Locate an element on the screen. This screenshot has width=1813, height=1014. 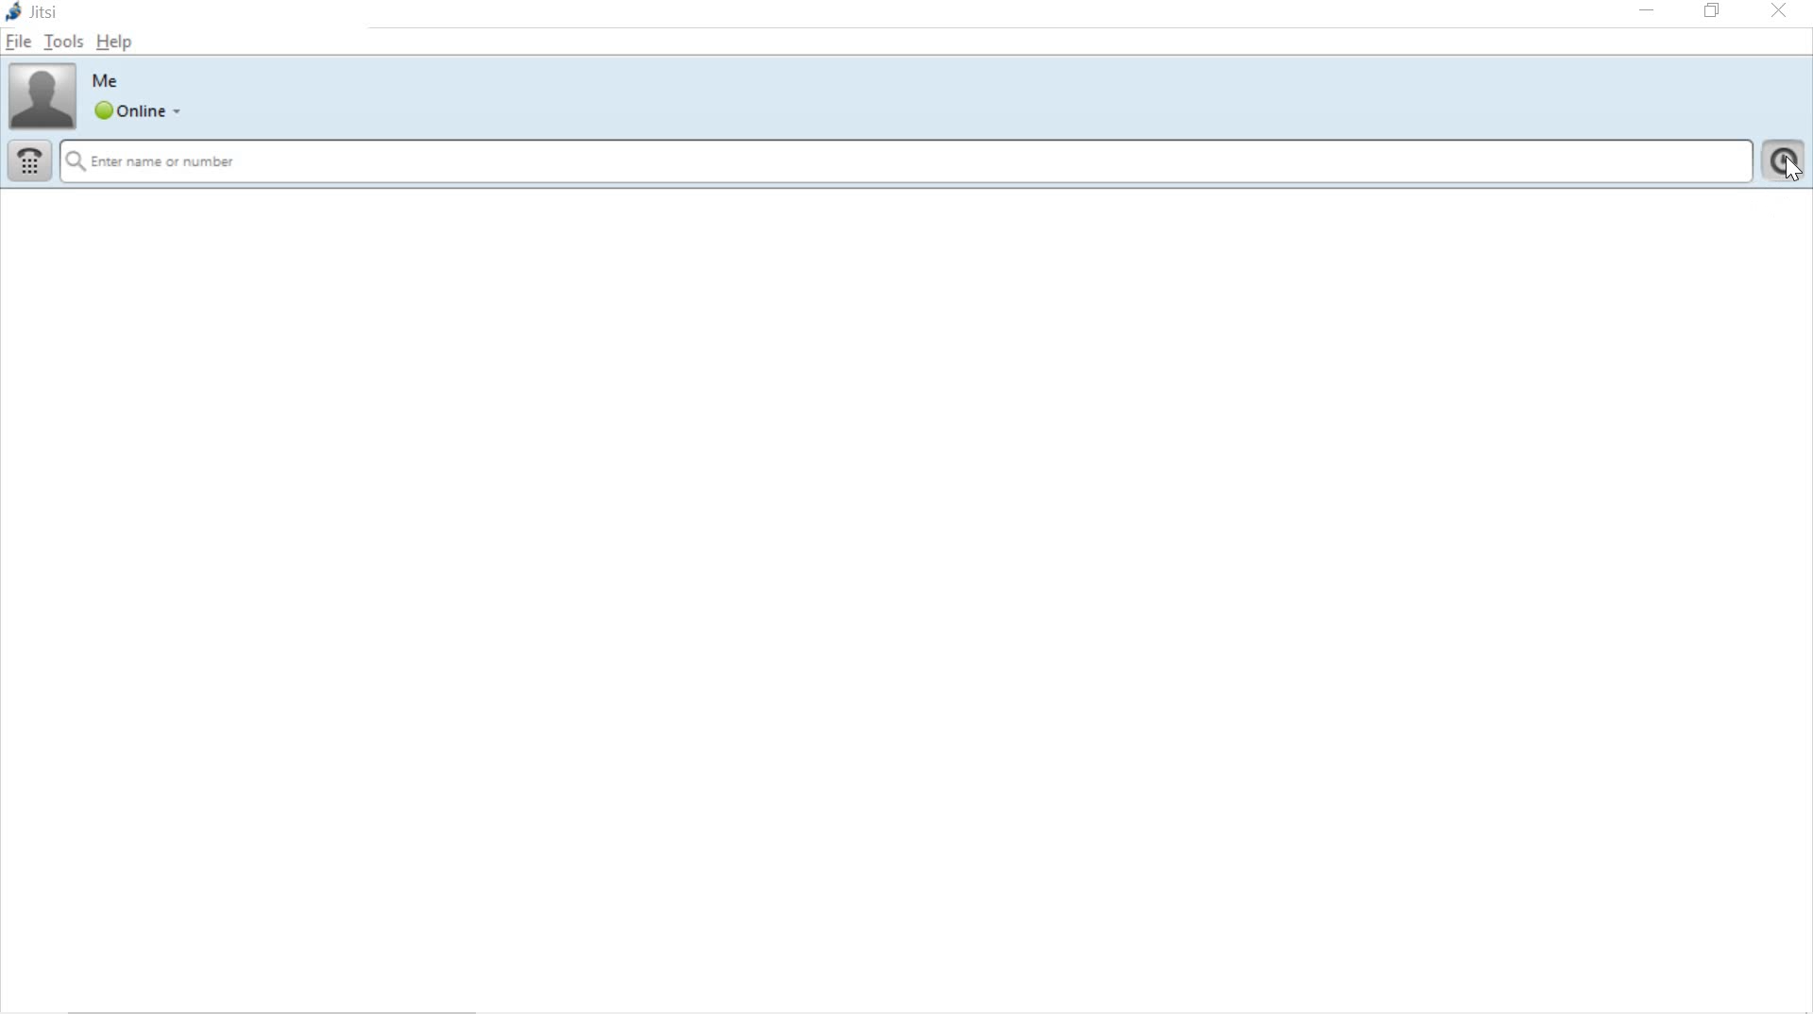
help is located at coordinates (114, 45).